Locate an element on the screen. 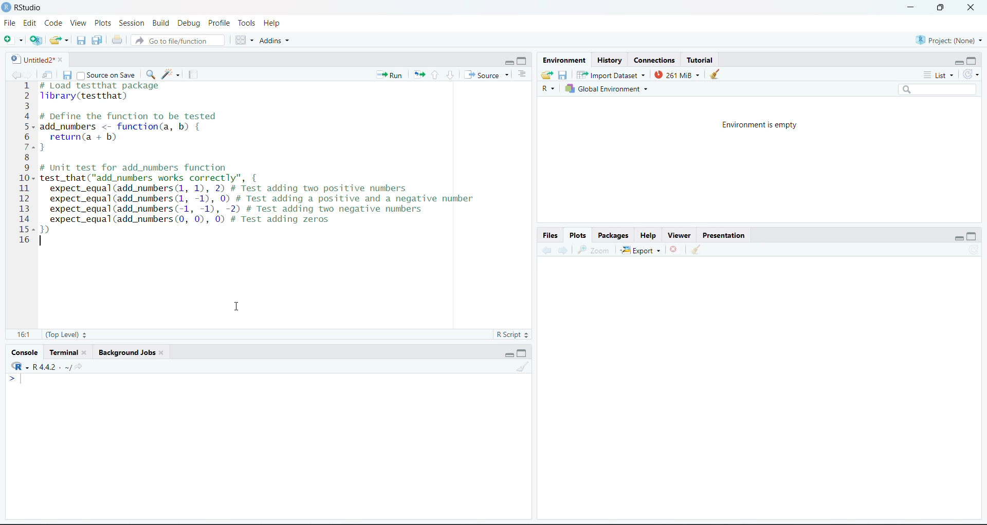 The image size is (987, 525). Zoom is located at coordinates (594, 250).